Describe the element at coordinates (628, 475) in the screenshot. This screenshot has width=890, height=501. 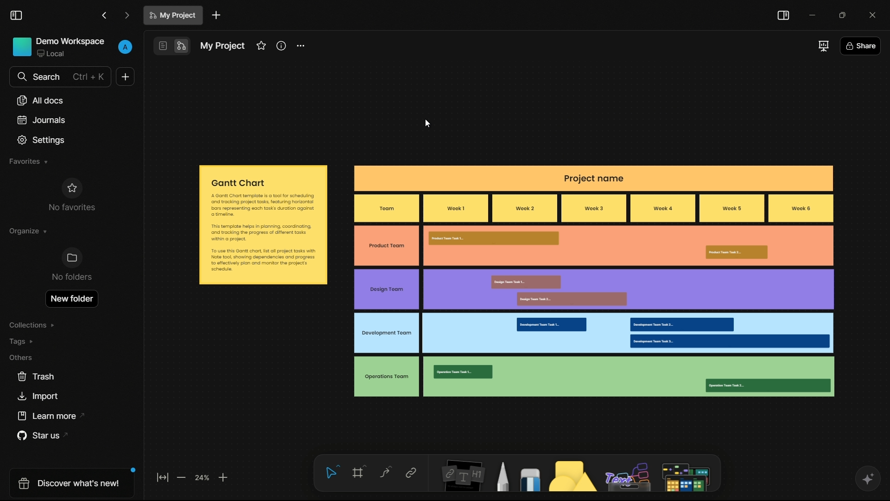
I see `others` at that location.